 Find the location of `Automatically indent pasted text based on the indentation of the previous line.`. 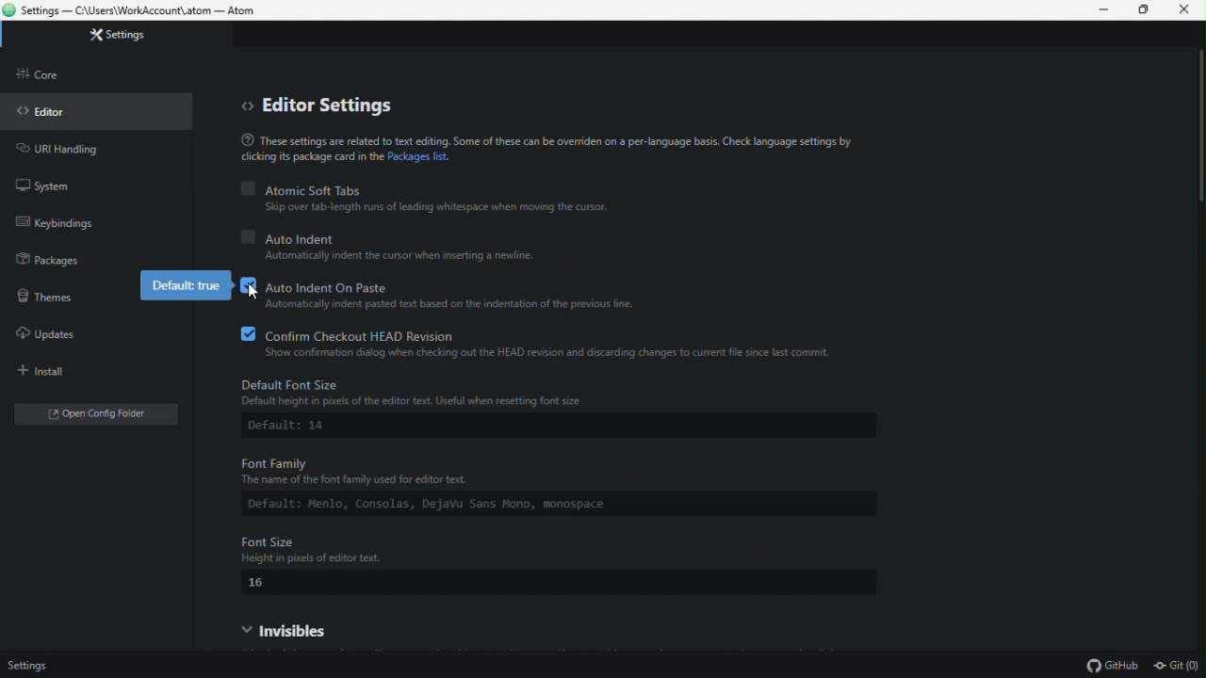

Automatically indent pasted text based on the indentation of the previous line. is located at coordinates (453, 304).